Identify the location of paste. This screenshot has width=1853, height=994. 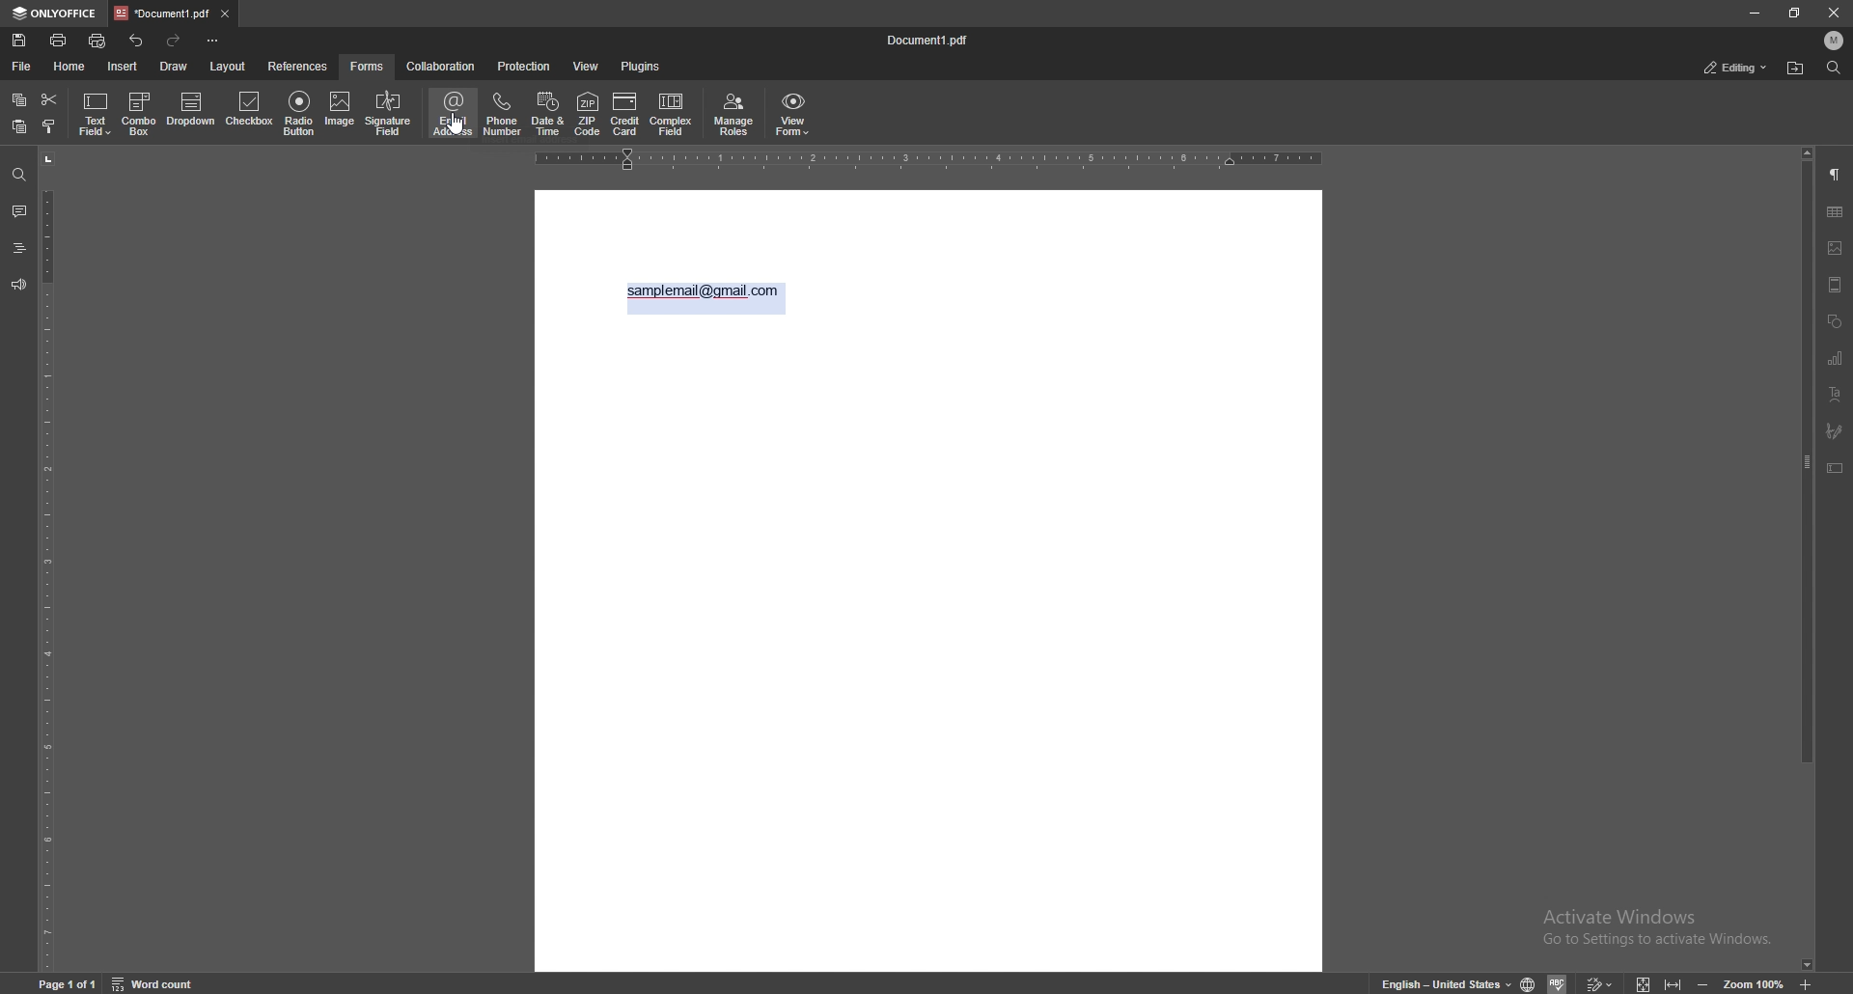
(18, 126).